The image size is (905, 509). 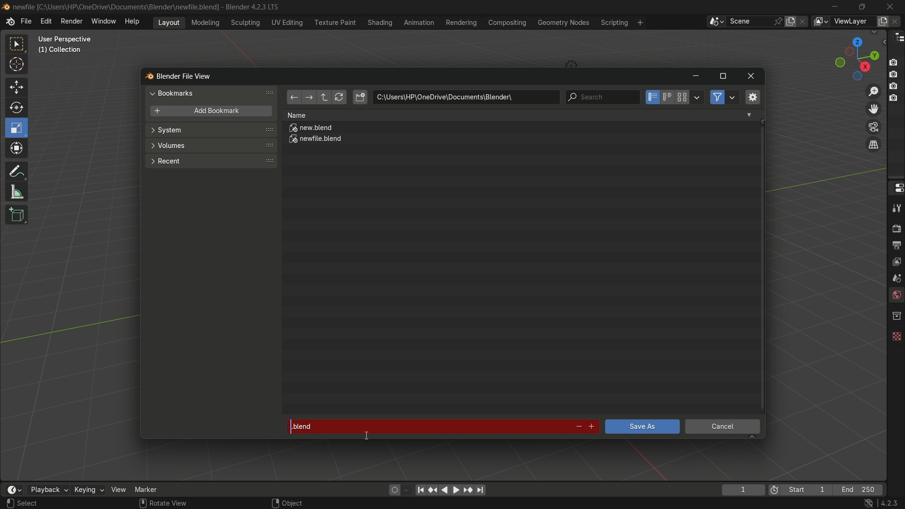 What do you see at coordinates (639, 22) in the screenshot?
I see `add workspace` at bounding box center [639, 22].